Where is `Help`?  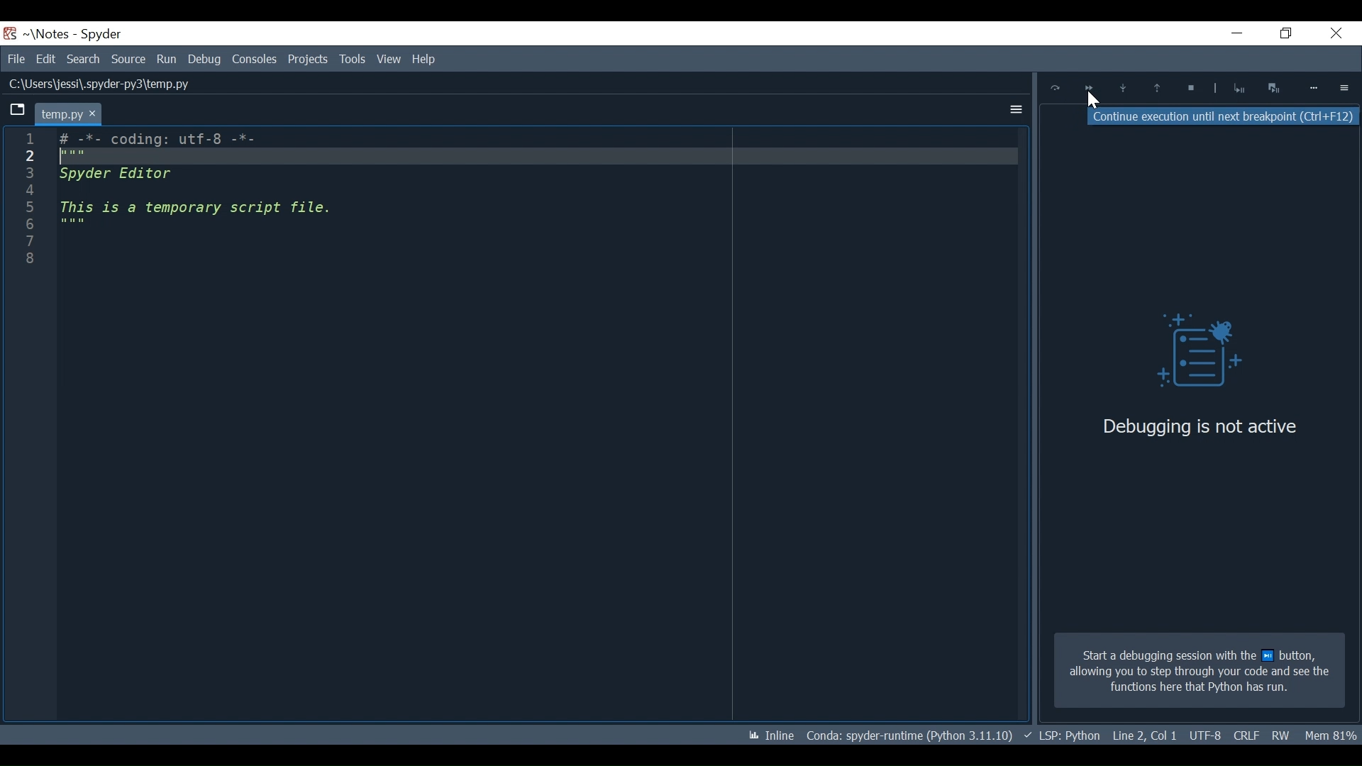
Help is located at coordinates (387, 60).